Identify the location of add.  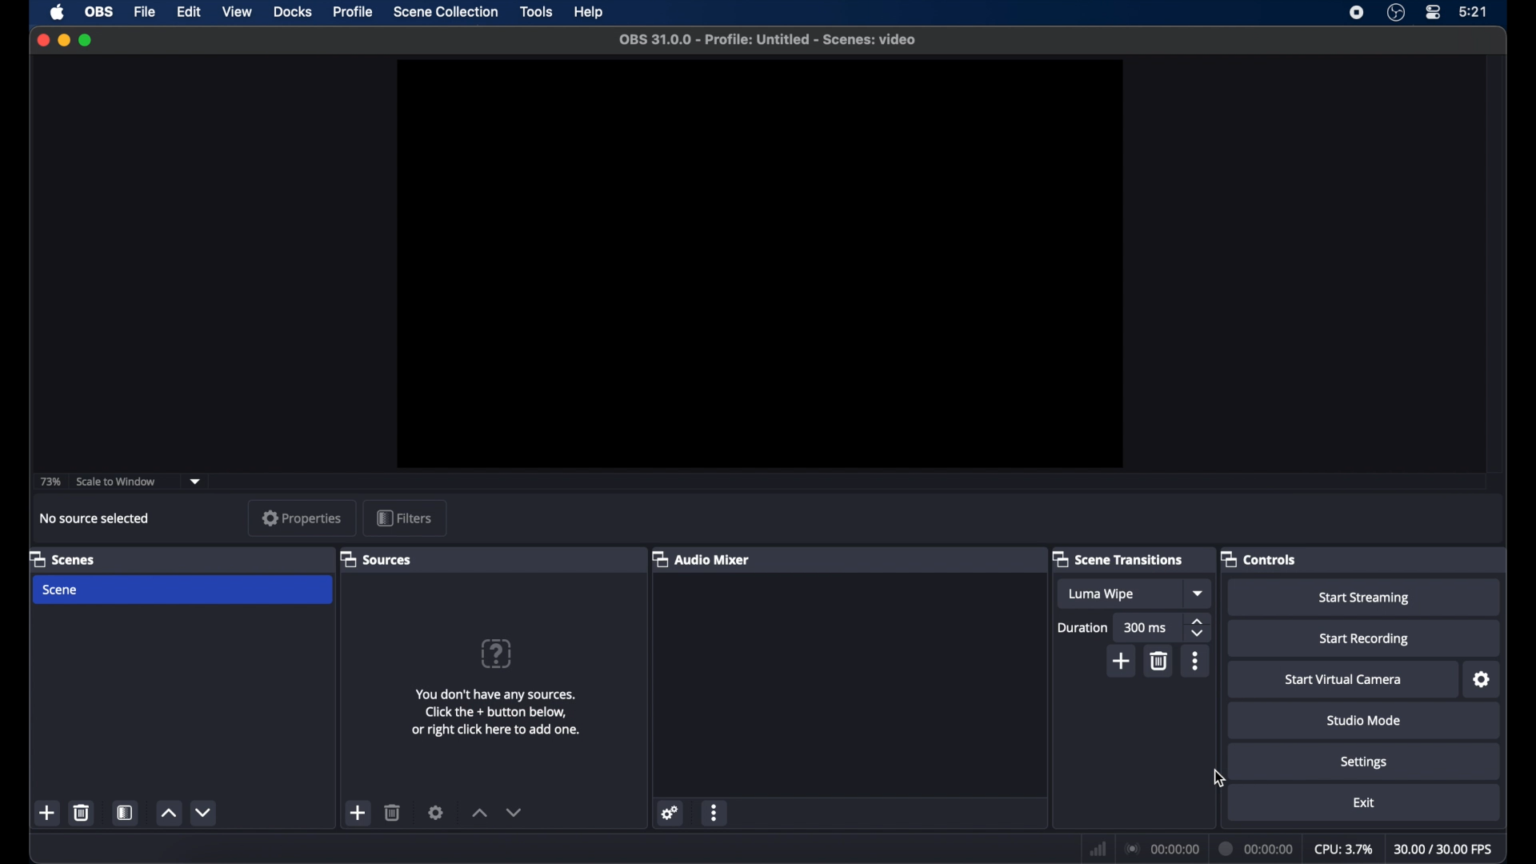
(1123, 661).